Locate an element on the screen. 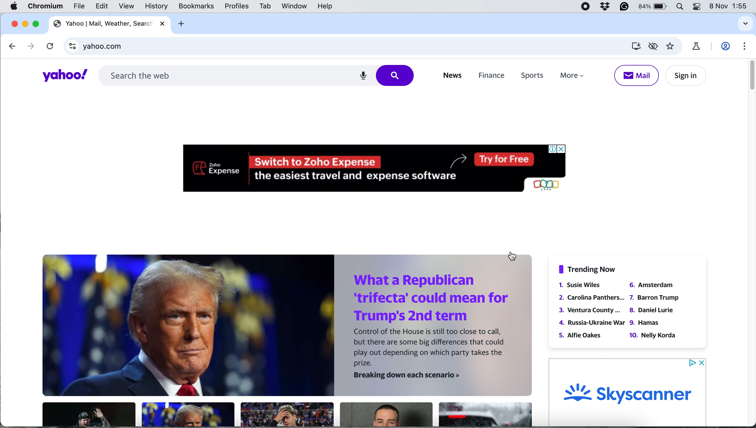 This screenshot has height=428, width=756. tab is located at coordinates (266, 6).